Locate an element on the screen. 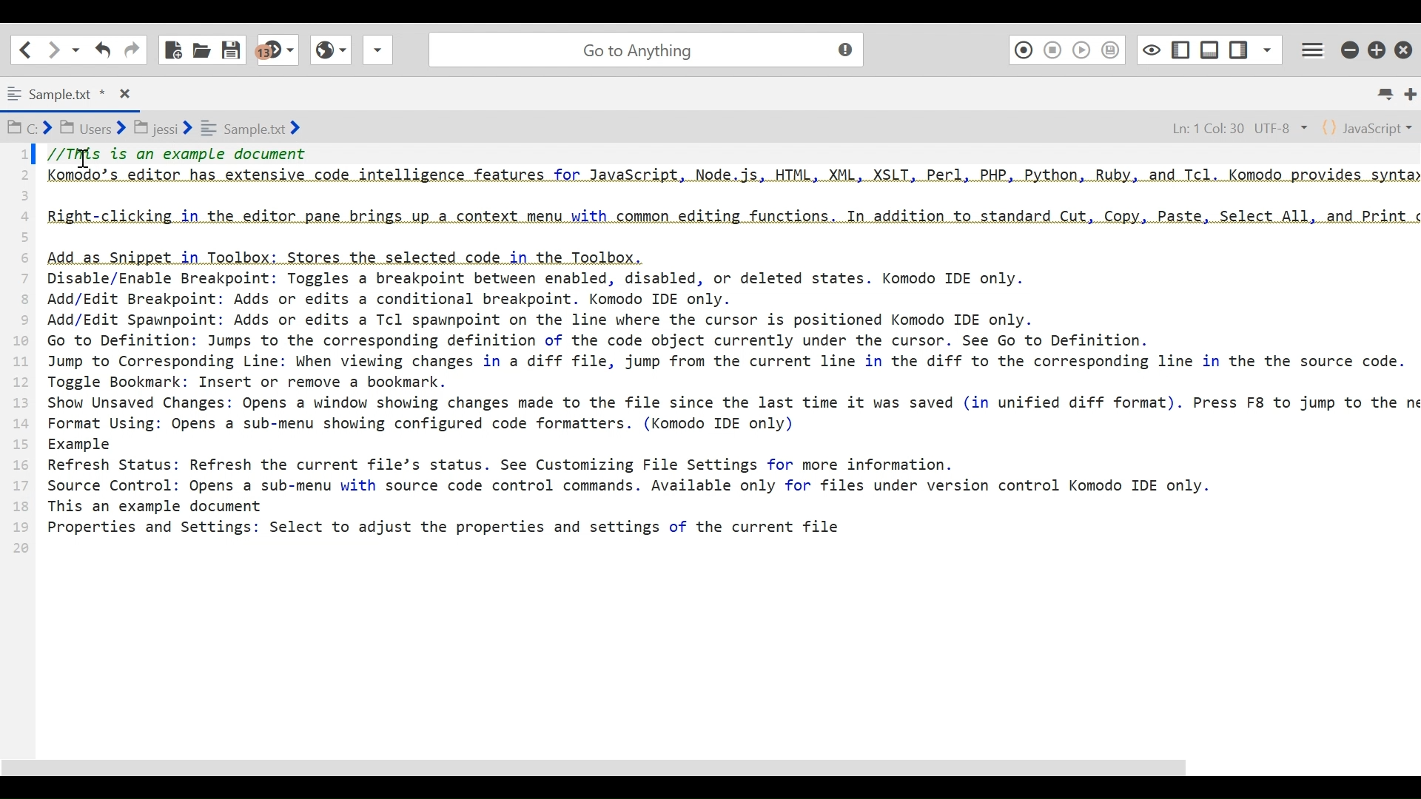 The image size is (1421, 799). List all tabs is located at coordinates (1388, 94).